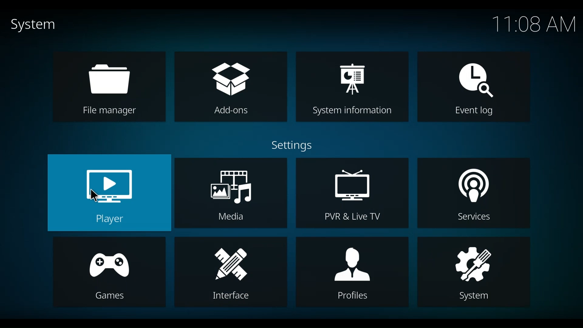 The height and width of the screenshot is (328, 583). Describe the element at coordinates (111, 272) in the screenshot. I see `Games` at that location.